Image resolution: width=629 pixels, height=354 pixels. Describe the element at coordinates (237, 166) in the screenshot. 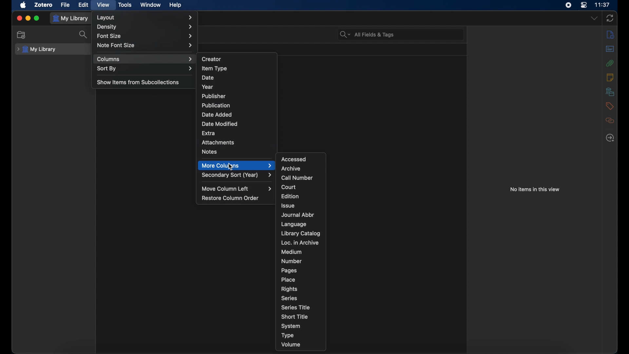

I see `more columns` at that location.